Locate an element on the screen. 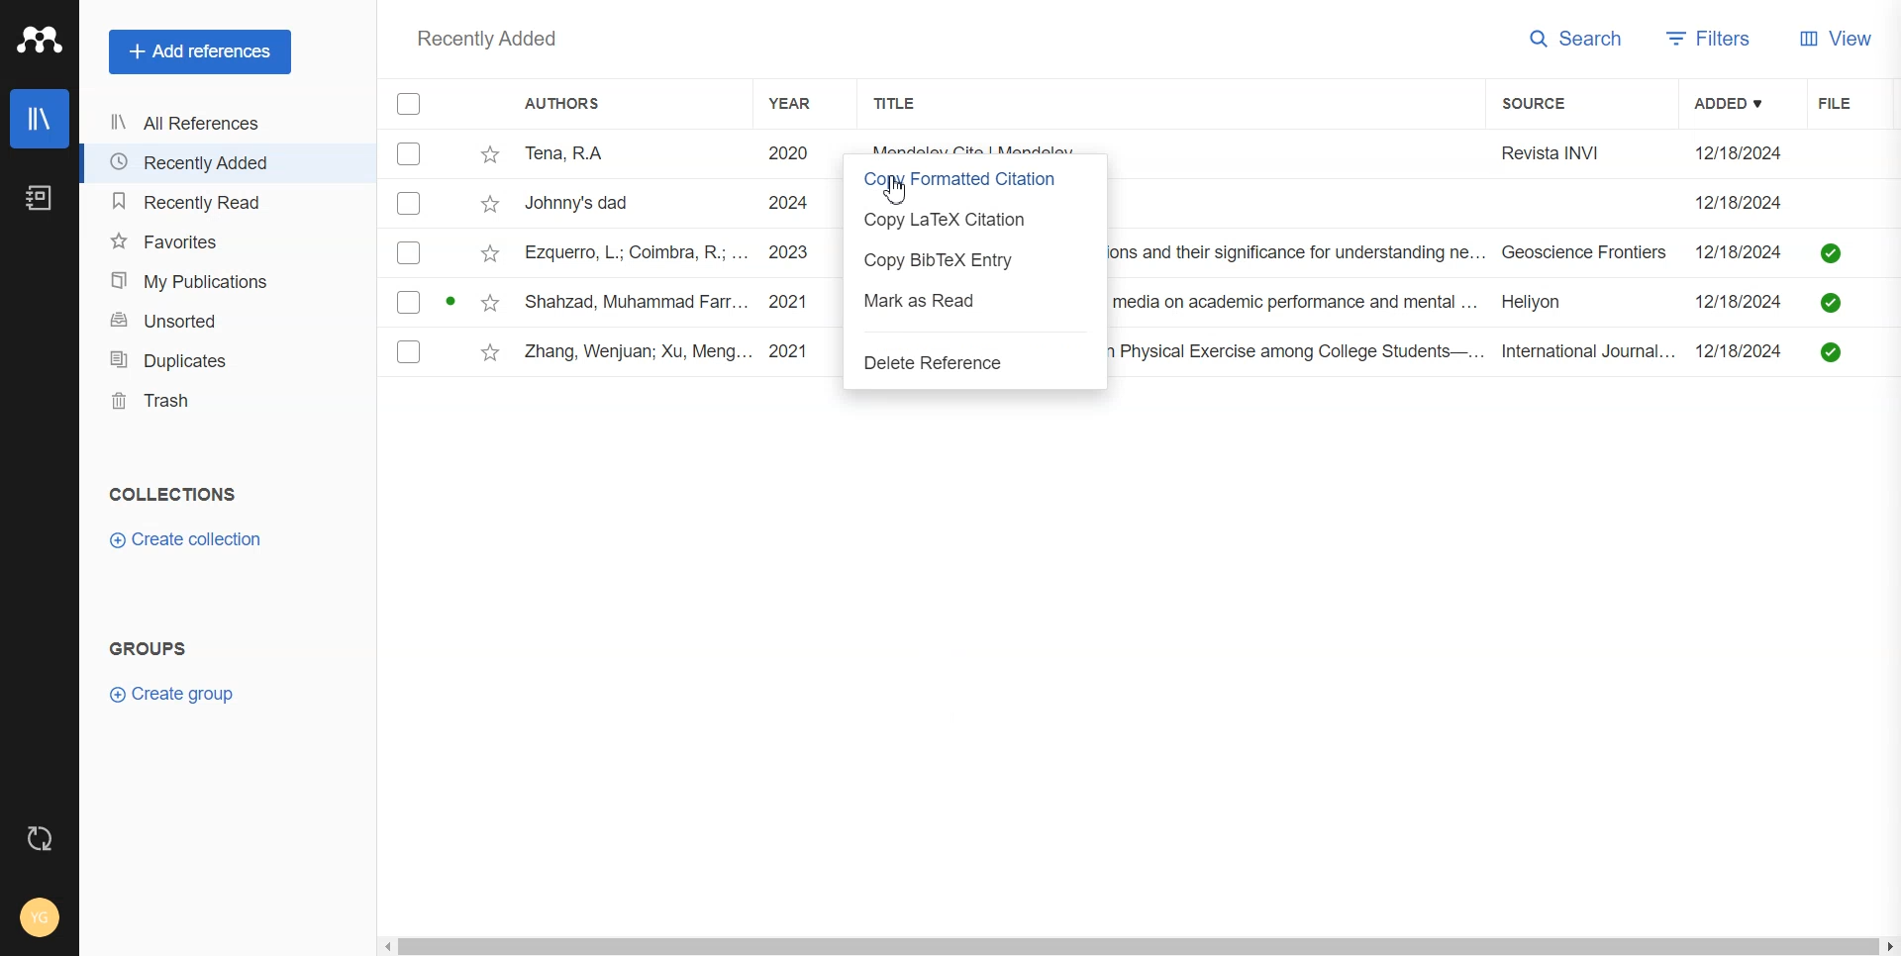  Copy Latex Citation is located at coordinates (969, 219).